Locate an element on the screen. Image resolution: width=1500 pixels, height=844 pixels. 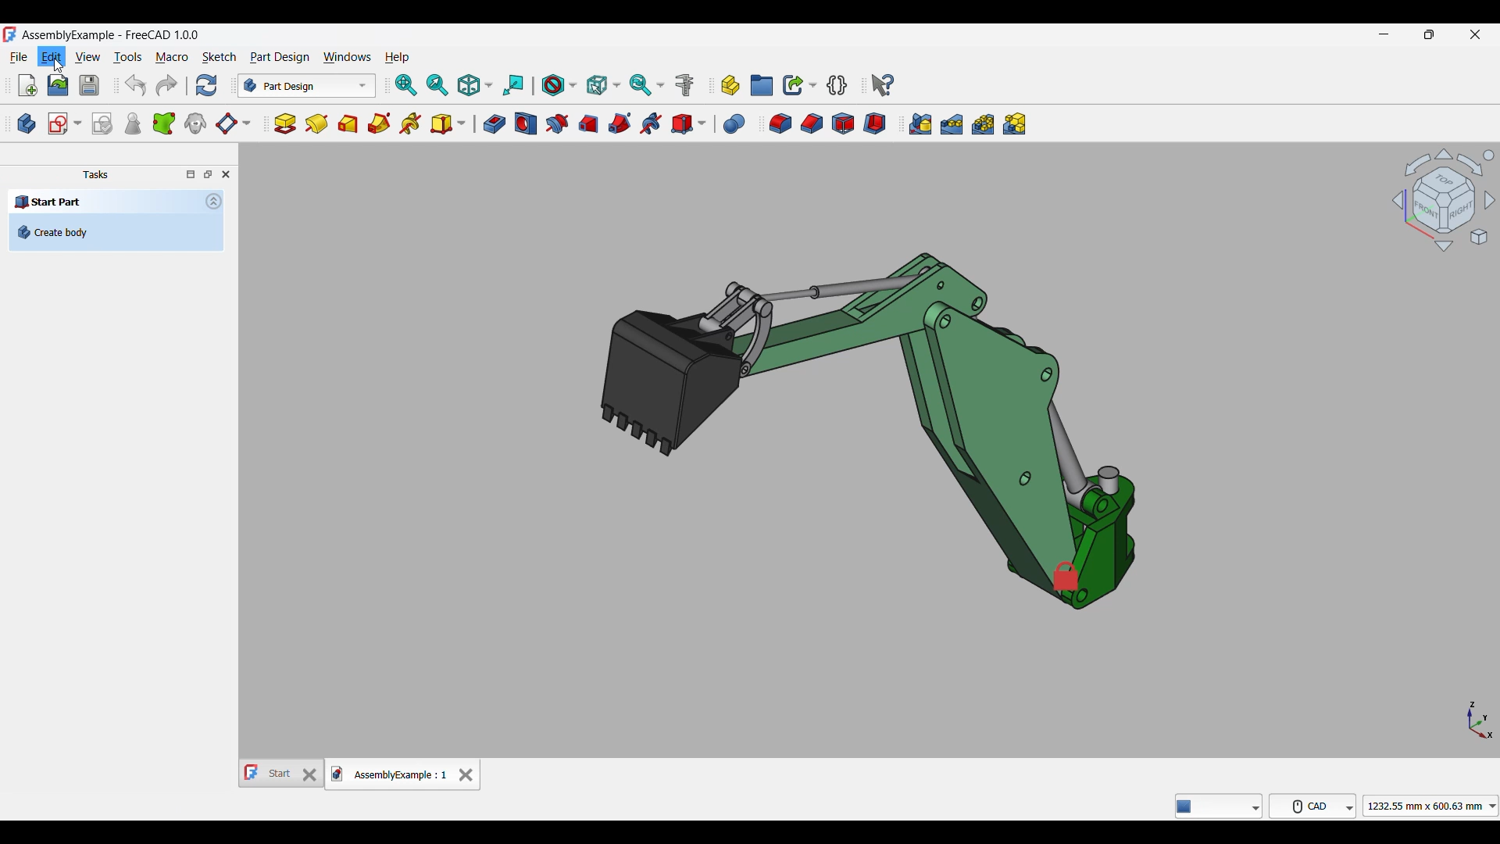
Edit menu is located at coordinates (52, 56).